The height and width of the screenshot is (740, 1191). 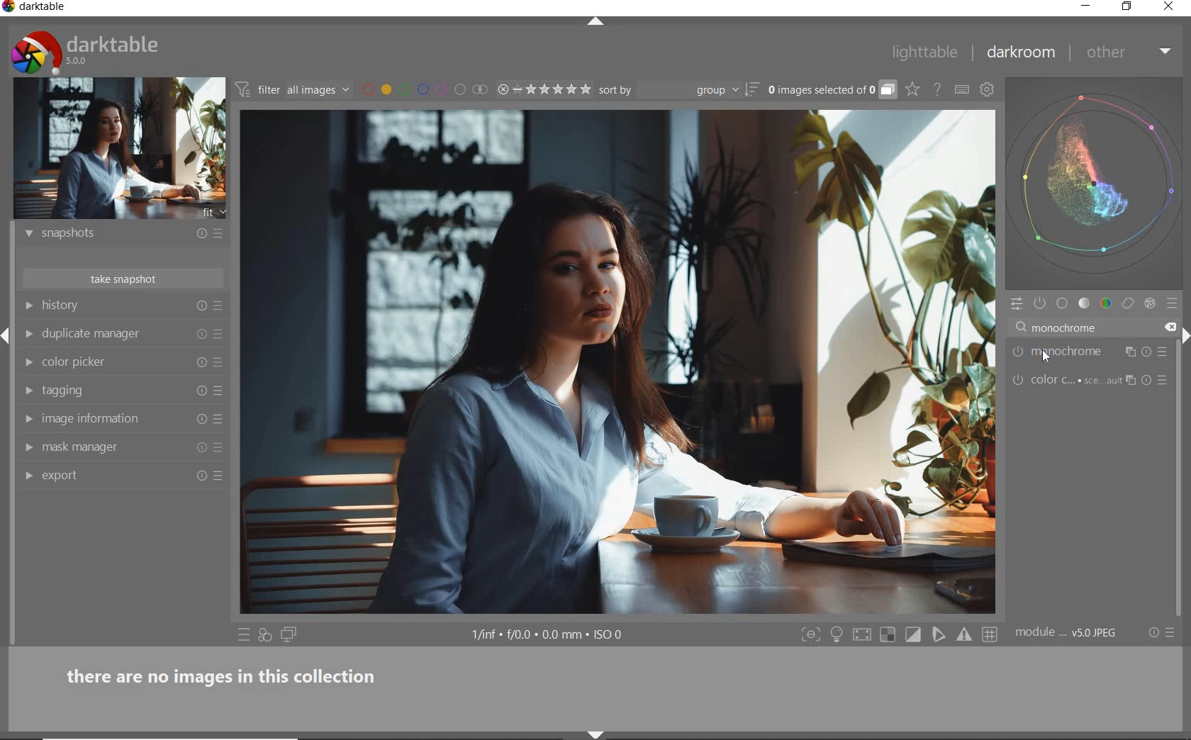 What do you see at coordinates (26, 391) in the screenshot?
I see `show module` at bounding box center [26, 391].